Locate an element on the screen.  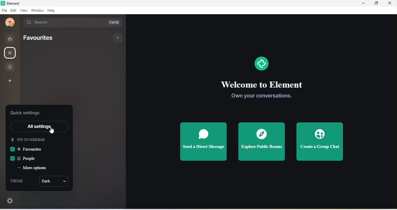
cursor movement is located at coordinates (54, 131).